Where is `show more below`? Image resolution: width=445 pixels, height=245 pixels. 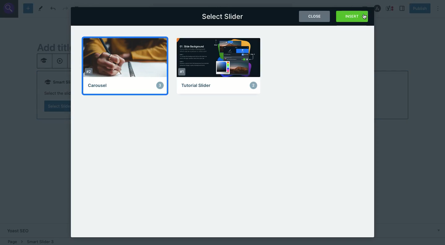
show more below is located at coordinates (438, 230).